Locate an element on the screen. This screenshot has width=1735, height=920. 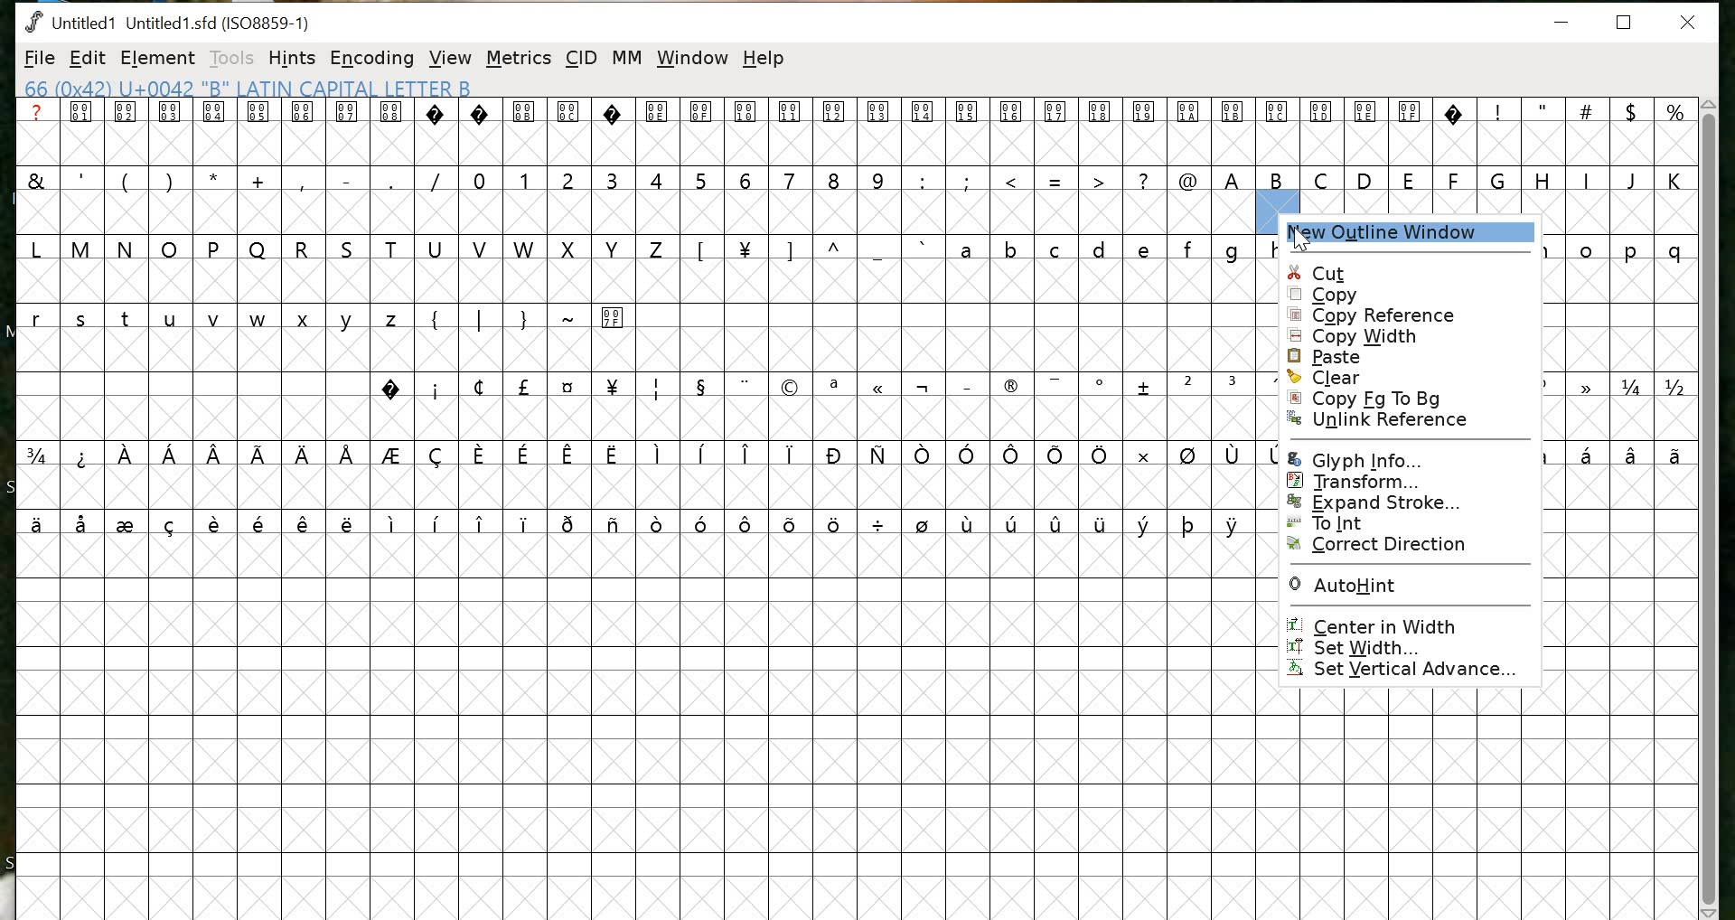
MM is located at coordinates (628, 59).